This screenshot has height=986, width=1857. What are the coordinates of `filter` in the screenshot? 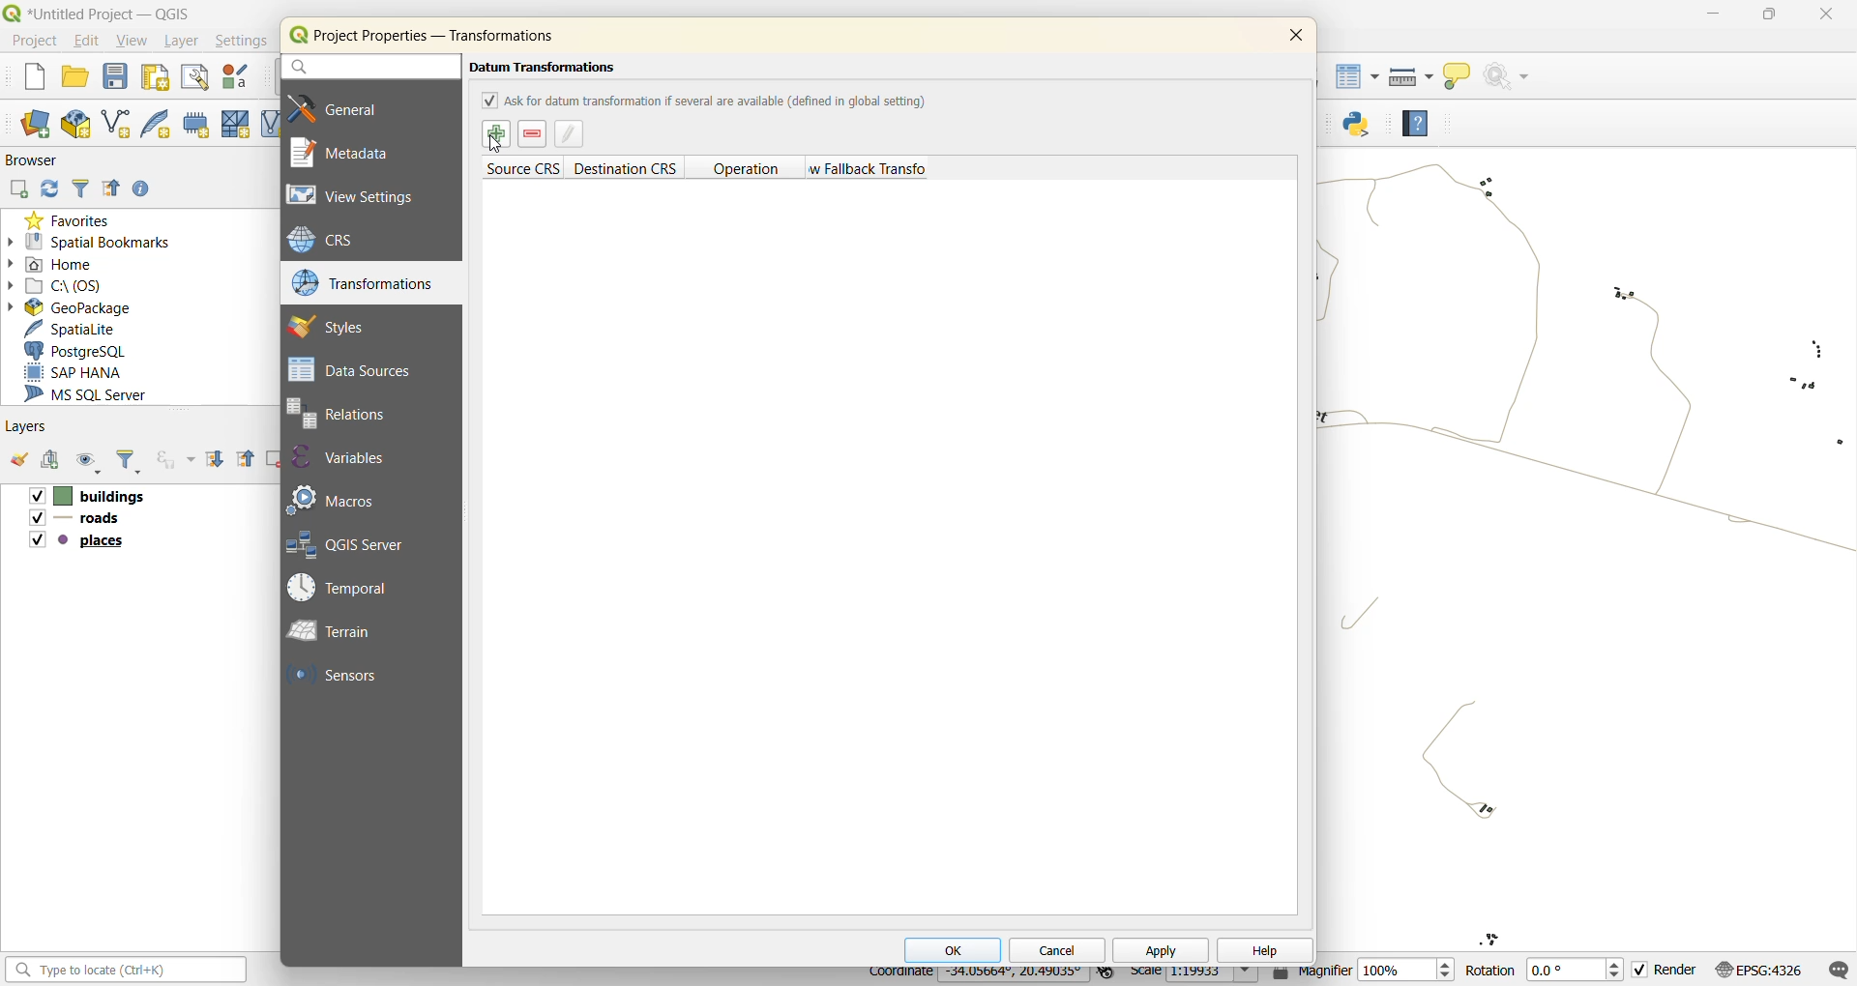 It's located at (82, 188).